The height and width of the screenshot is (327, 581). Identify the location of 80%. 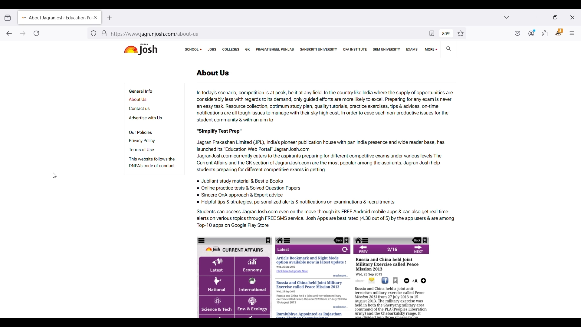
(446, 34).